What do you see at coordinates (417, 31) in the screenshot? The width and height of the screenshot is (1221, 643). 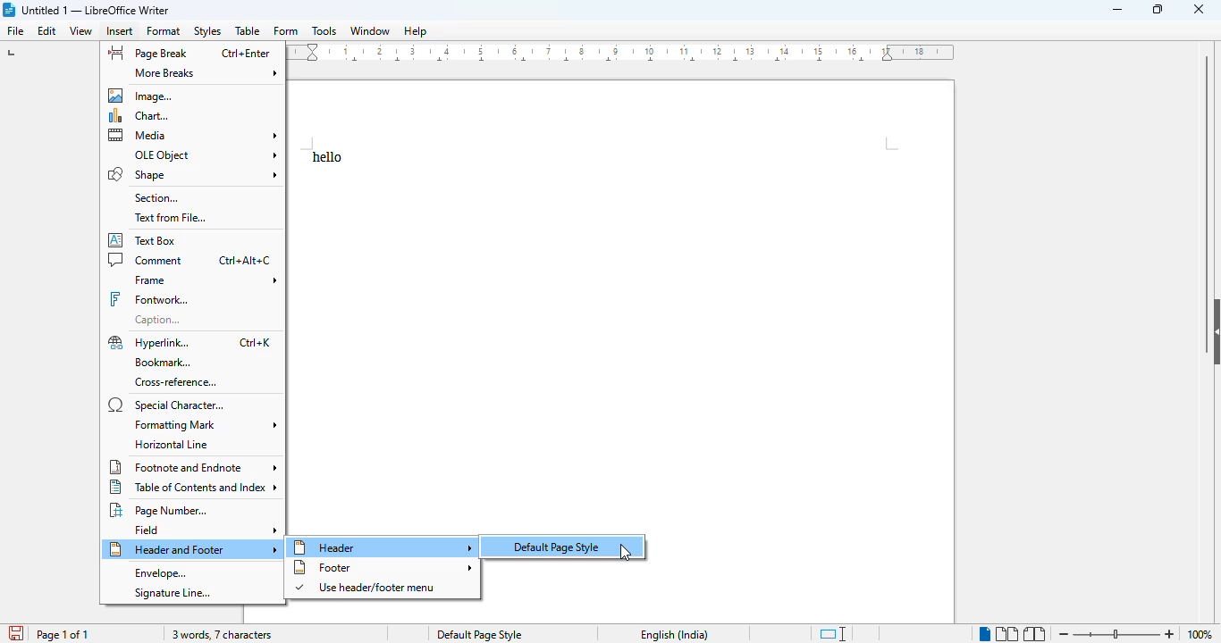 I see `help` at bounding box center [417, 31].